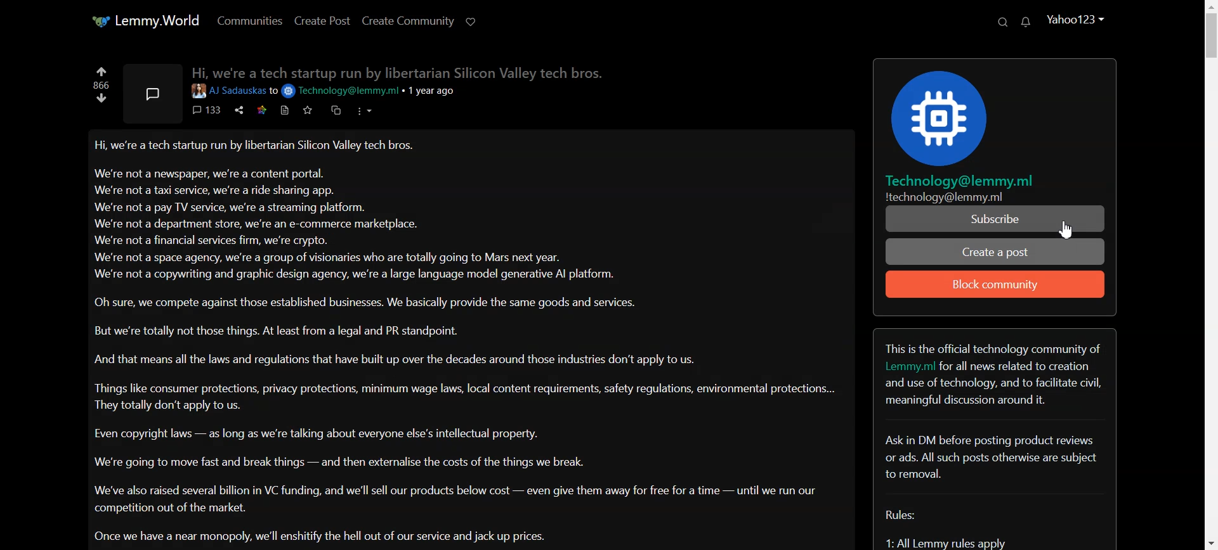  Describe the element at coordinates (327, 22) in the screenshot. I see `Create Post` at that location.